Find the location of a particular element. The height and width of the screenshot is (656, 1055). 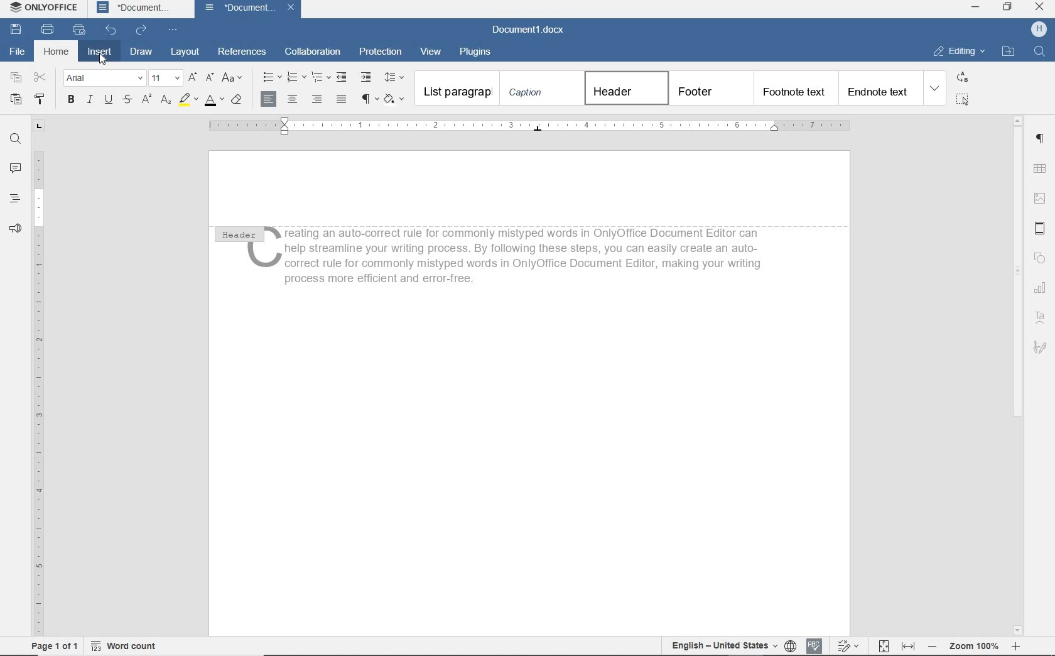

Search is located at coordinates (1039, 51).